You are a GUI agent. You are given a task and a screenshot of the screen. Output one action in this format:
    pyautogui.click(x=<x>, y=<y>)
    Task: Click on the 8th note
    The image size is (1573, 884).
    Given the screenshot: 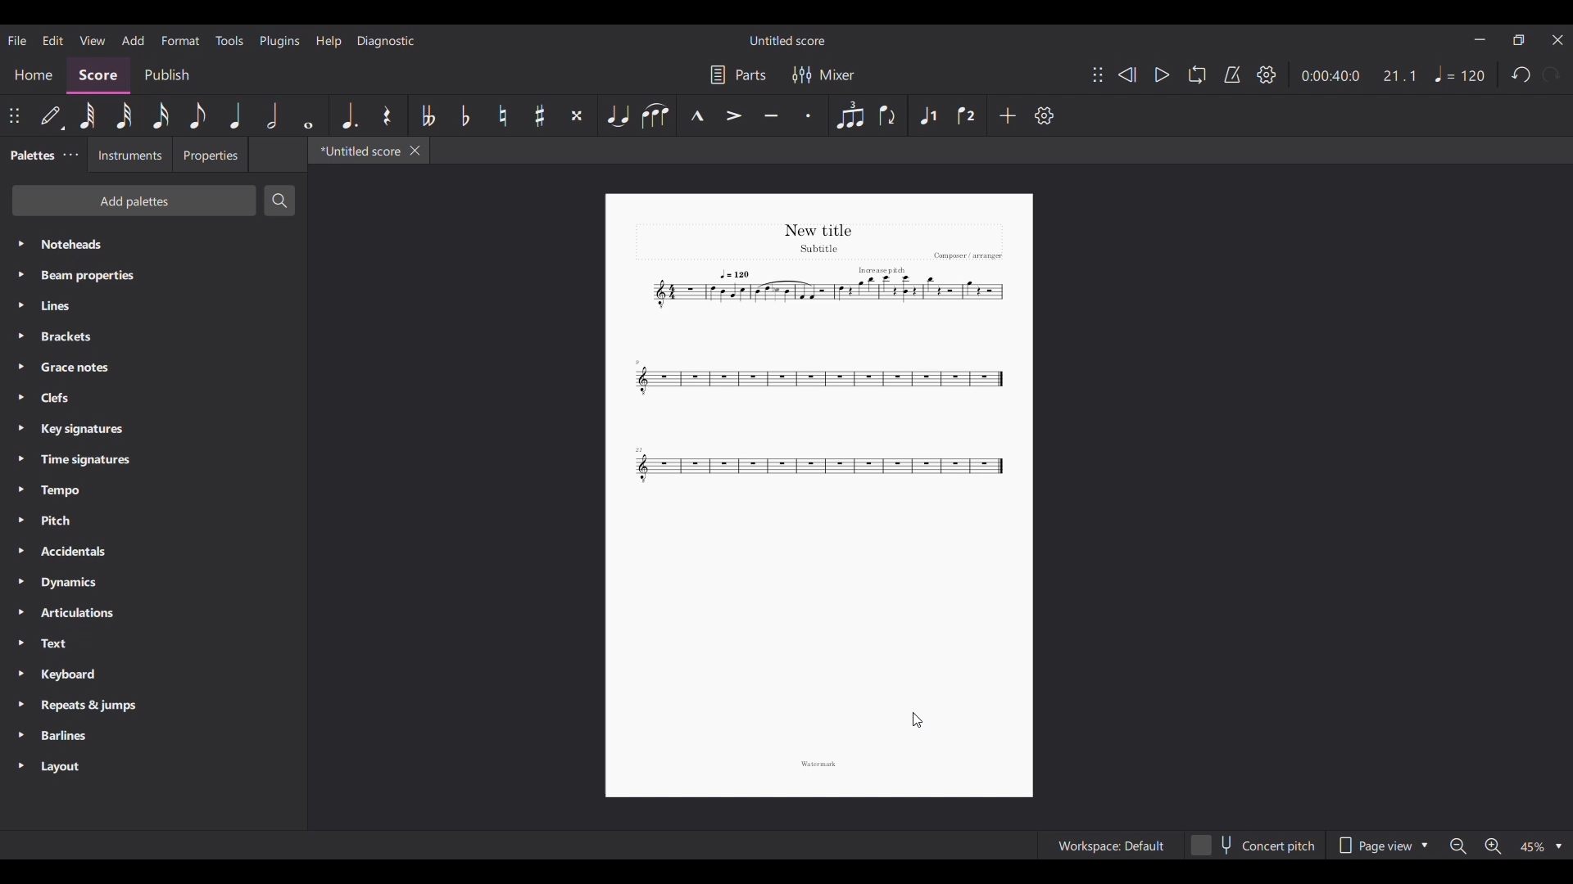 What is the action you would take?
    pyautogui.click(x=197, y=115)
    